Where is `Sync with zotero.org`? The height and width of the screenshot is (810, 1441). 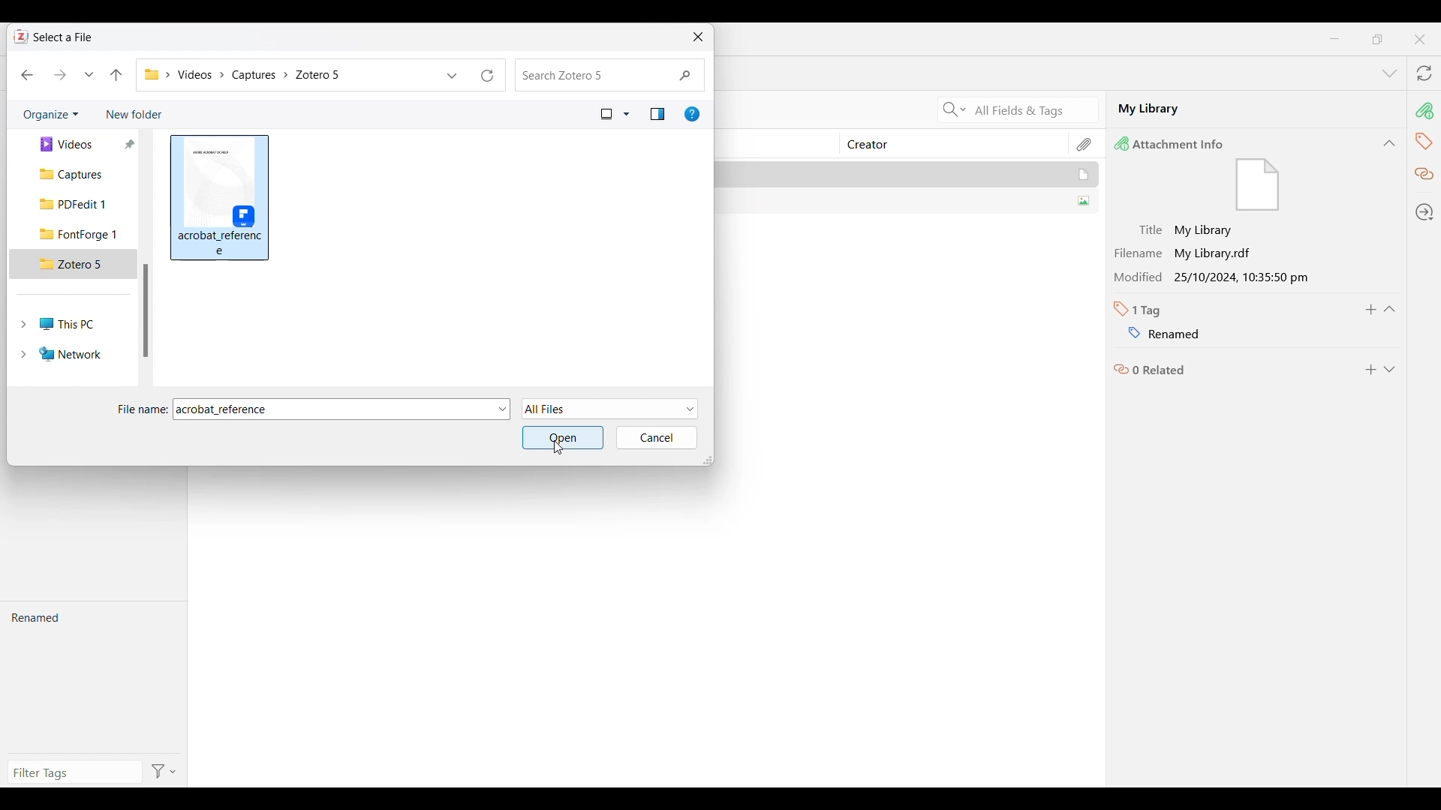
Sync with zotero.org is located at coordinates (1424, 73).